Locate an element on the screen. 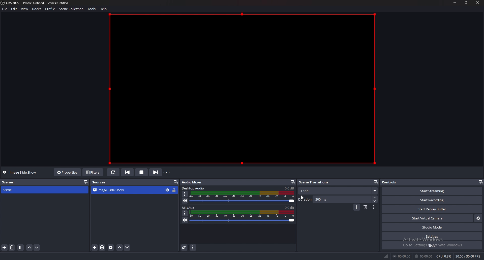  network is located at coordinates (386, 256).